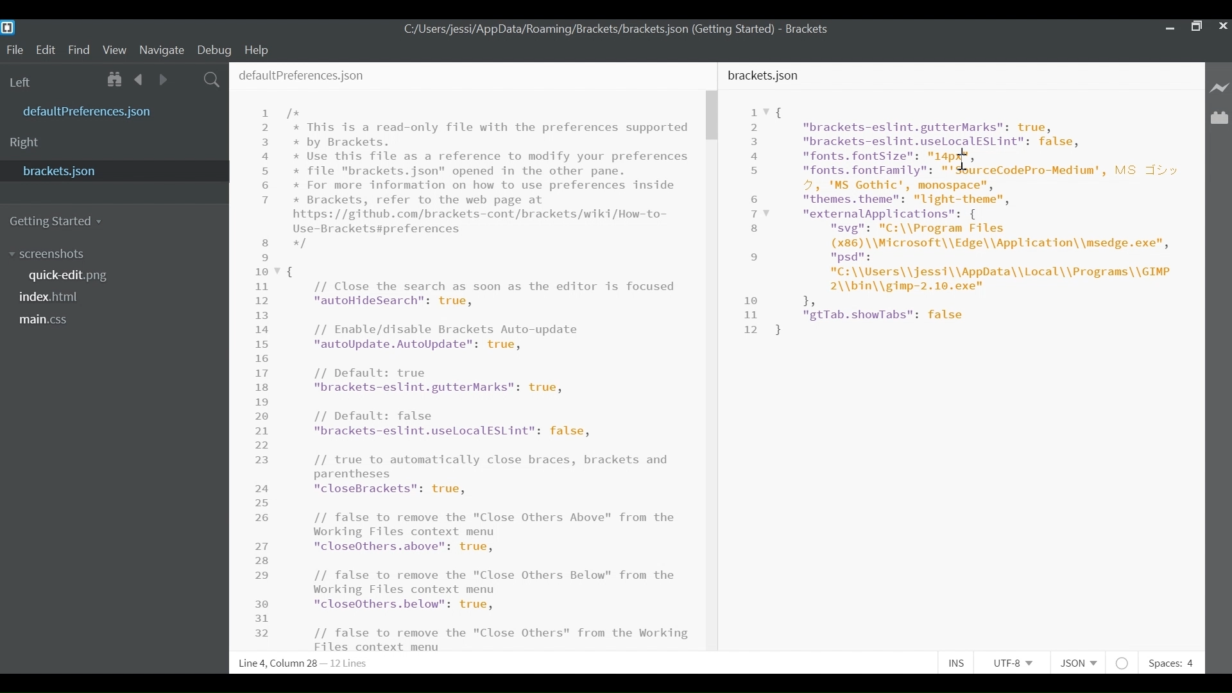 The image size is (1232, 693). Describe the element at coordinates (210, 80) in the screenshot. I see `Search icon` at that location.